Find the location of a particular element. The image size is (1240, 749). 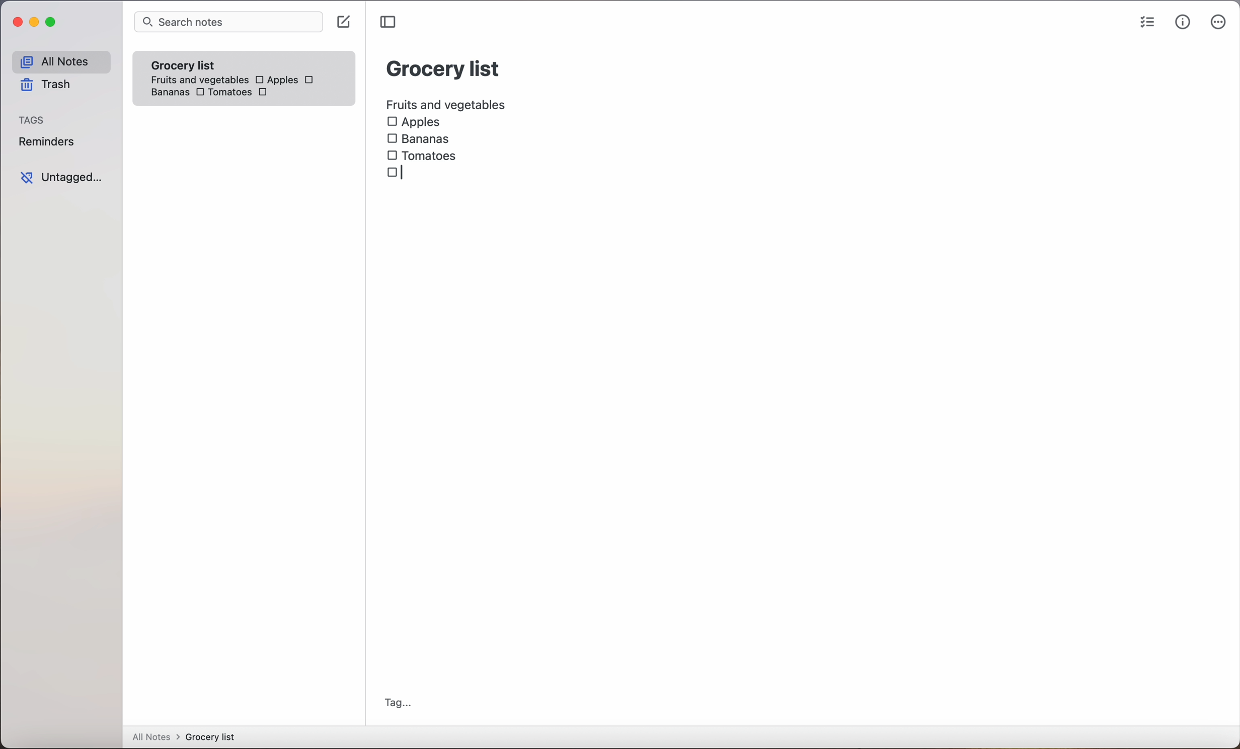

checklist is located at coordinates (1145, 24).